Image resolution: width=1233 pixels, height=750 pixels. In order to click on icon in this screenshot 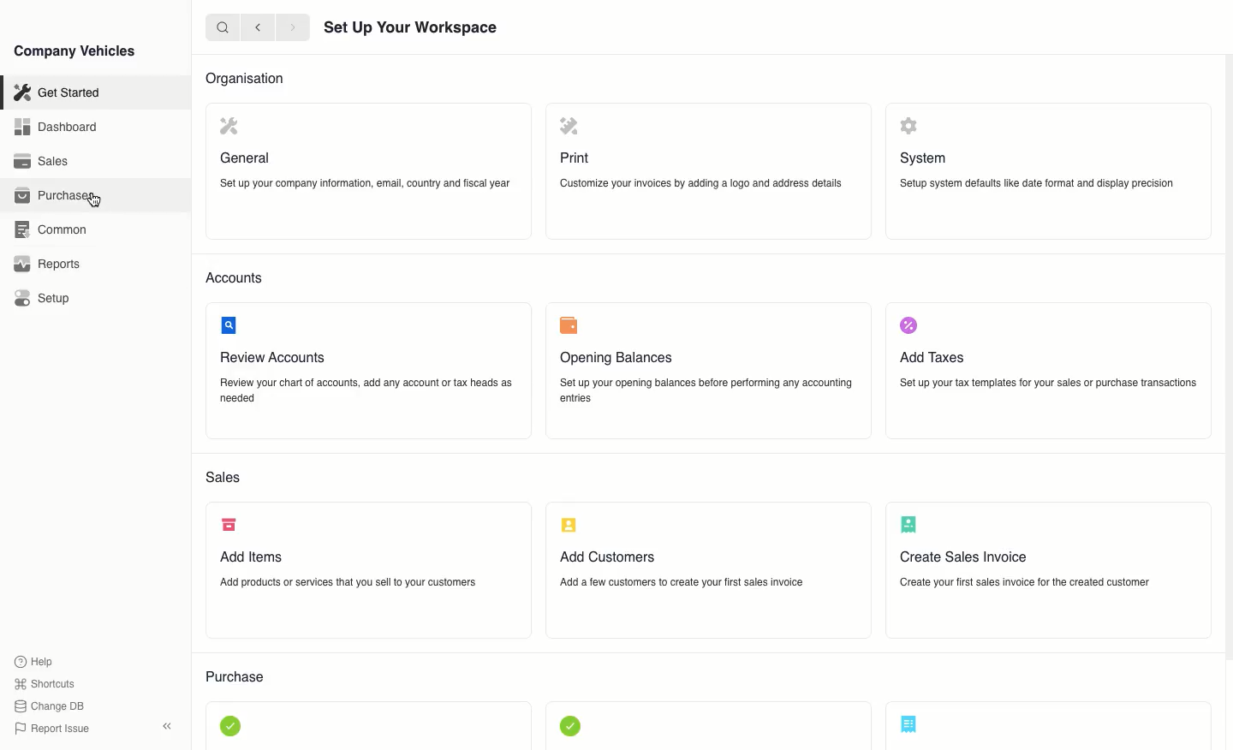, I will do `click(570, 526)`.